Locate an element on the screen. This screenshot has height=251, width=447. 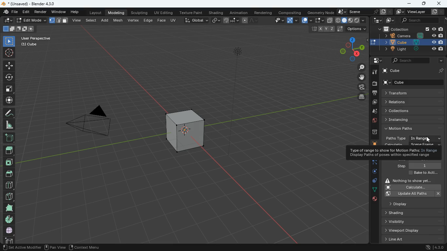
cube is located at coordinates (415, 82).